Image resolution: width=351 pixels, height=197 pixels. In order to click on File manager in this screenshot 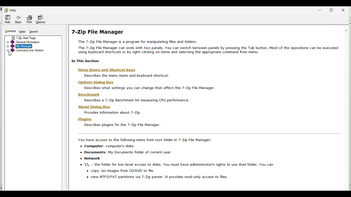, I will do `click(28, 47)`.